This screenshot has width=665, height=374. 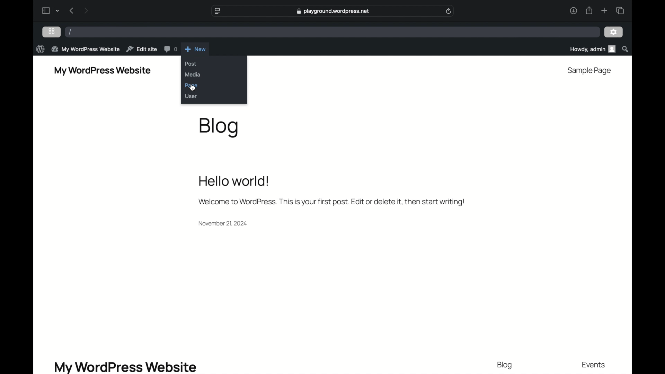 I want to click on ion view, so click(x=52, y=31).